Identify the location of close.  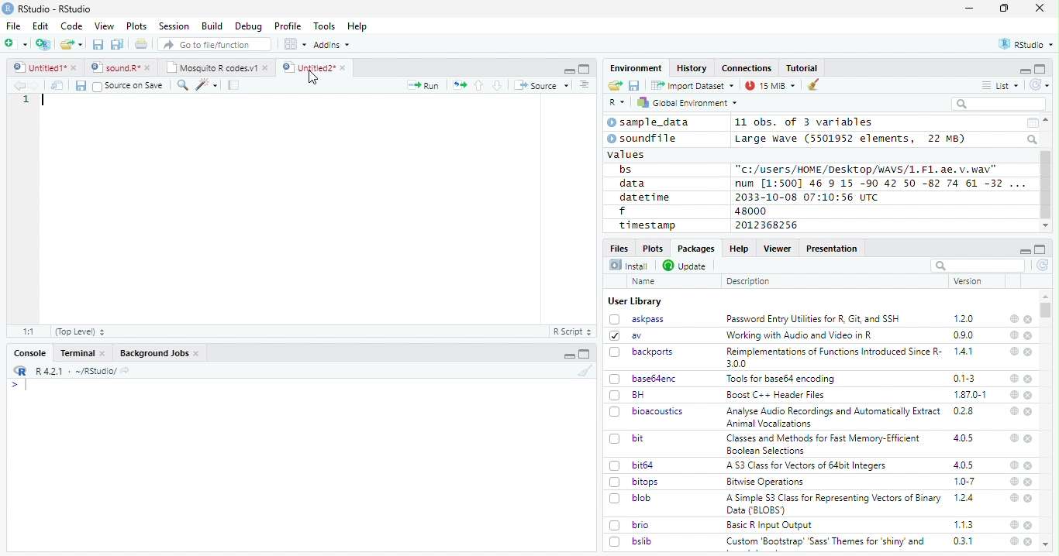
(1029, 336).